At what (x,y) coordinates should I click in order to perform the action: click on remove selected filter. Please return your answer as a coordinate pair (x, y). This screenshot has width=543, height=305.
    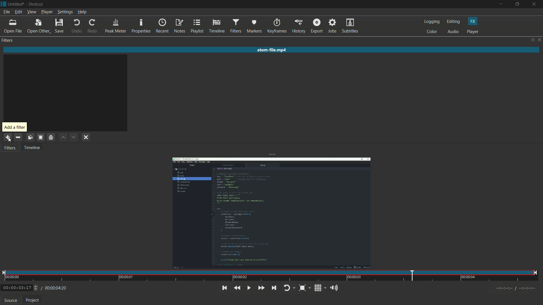
    Looking at the image, I should click on (18, 138).